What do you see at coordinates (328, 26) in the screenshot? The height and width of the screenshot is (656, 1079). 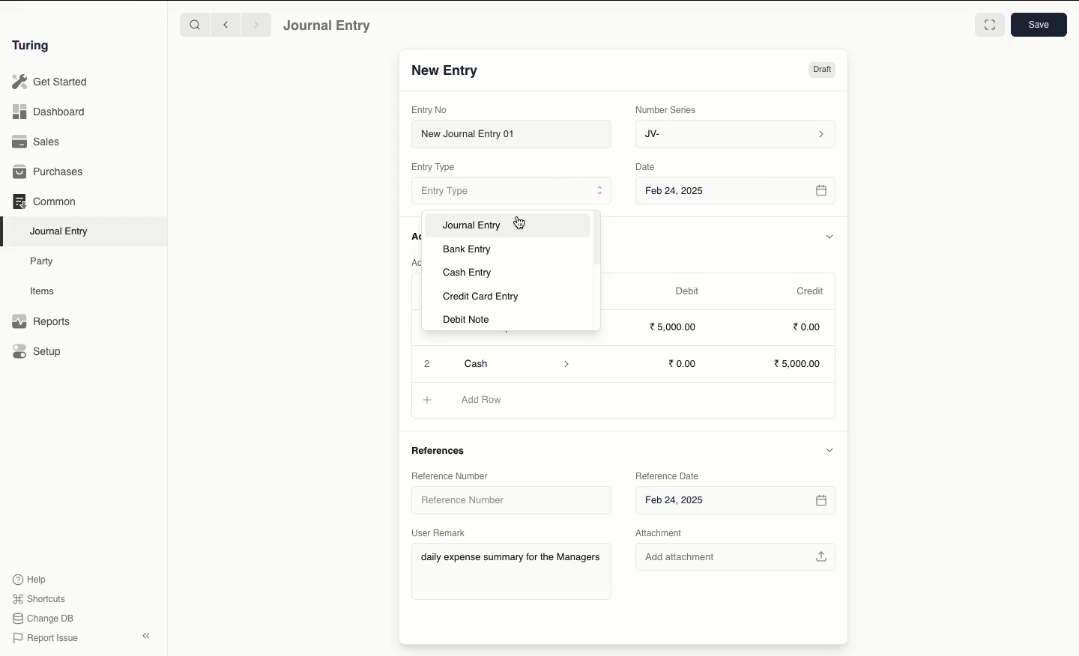 I see `Journal Entry` at bounding box center [328, 26].